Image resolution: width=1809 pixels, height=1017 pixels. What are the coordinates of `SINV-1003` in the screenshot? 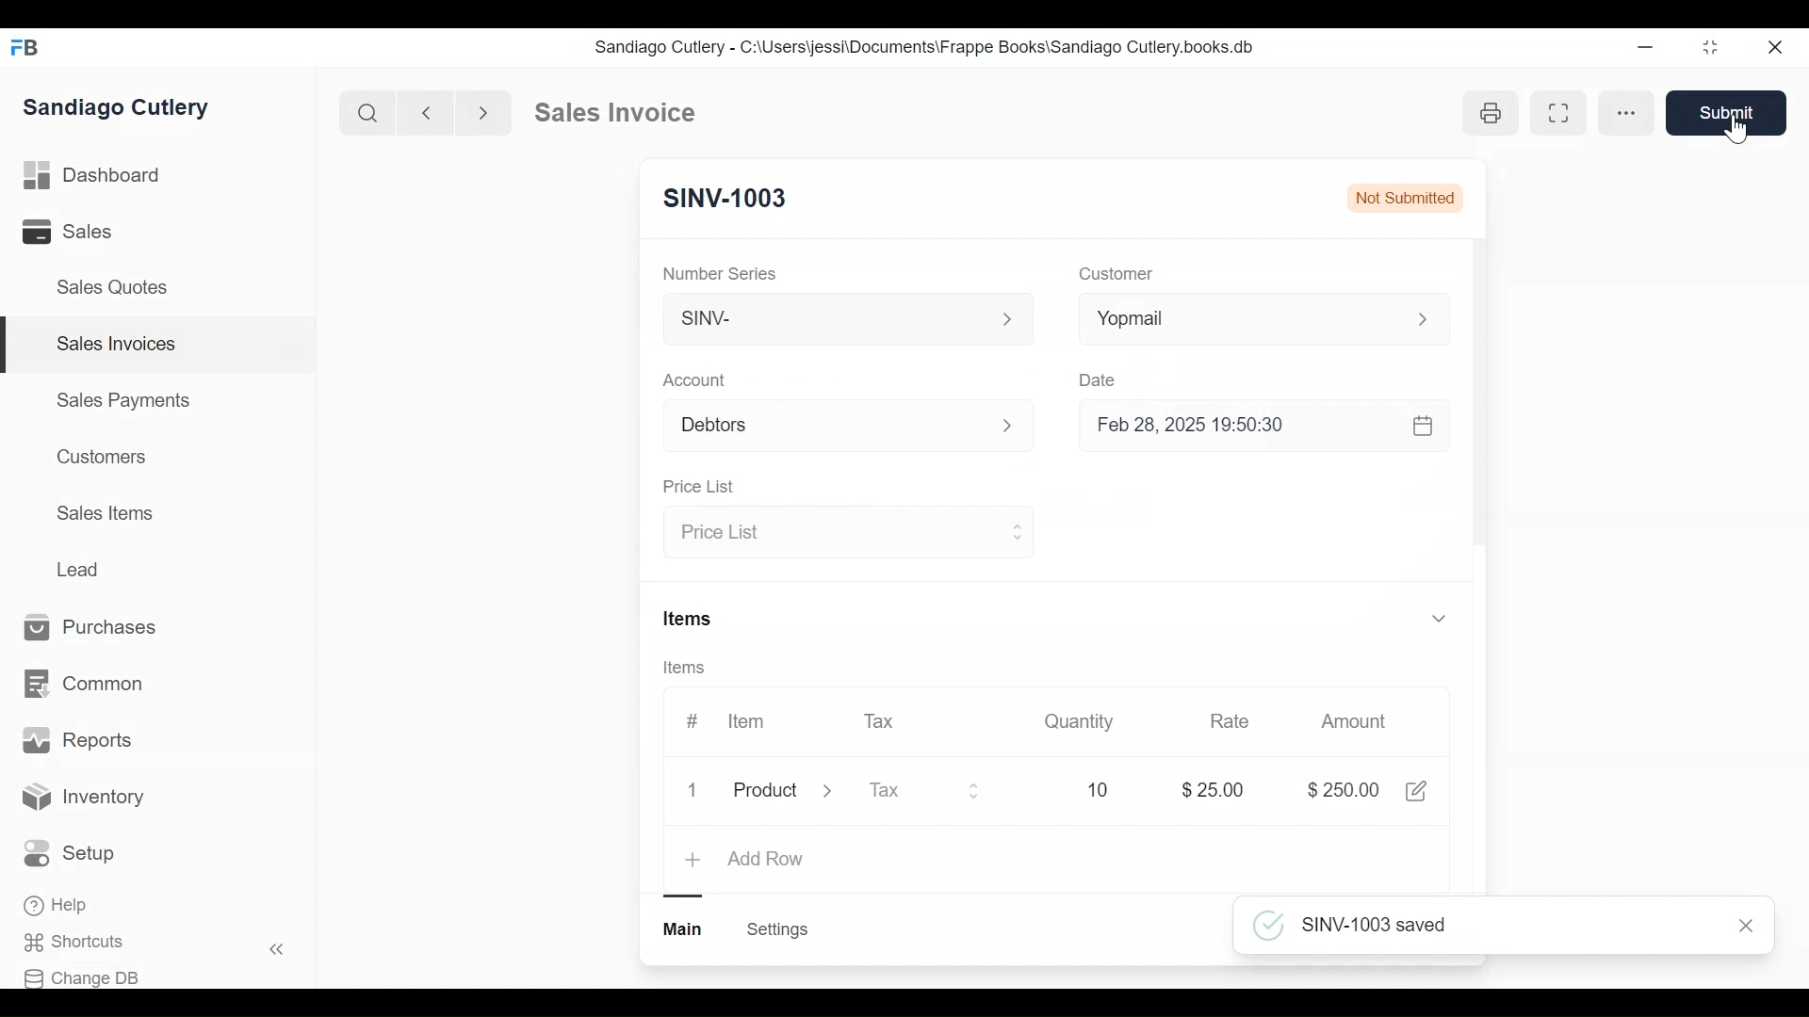 It's located at (726, 199).